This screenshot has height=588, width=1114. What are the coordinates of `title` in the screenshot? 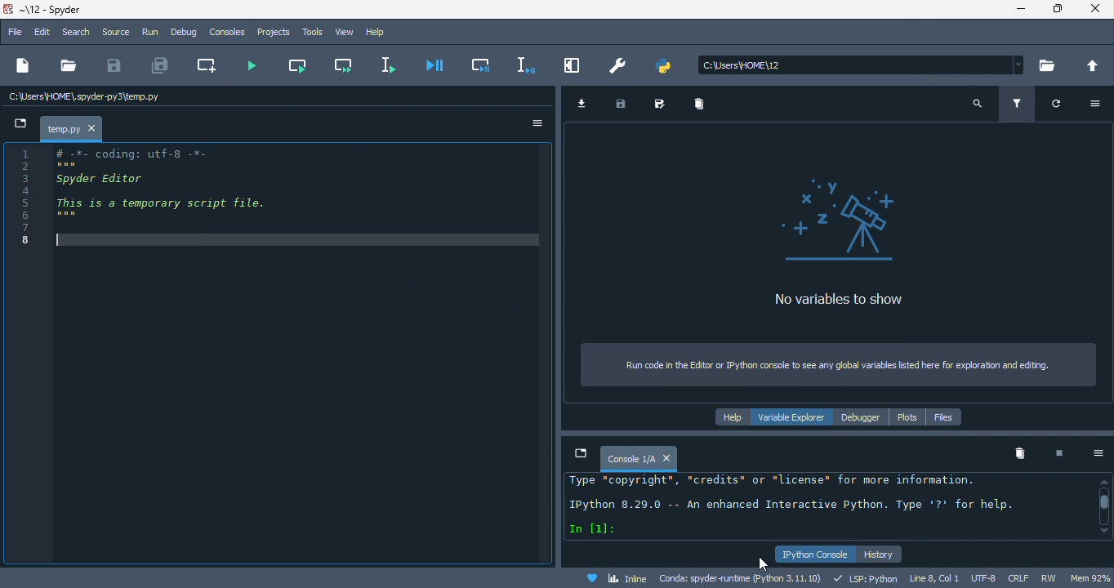 It's located at (51, 11).